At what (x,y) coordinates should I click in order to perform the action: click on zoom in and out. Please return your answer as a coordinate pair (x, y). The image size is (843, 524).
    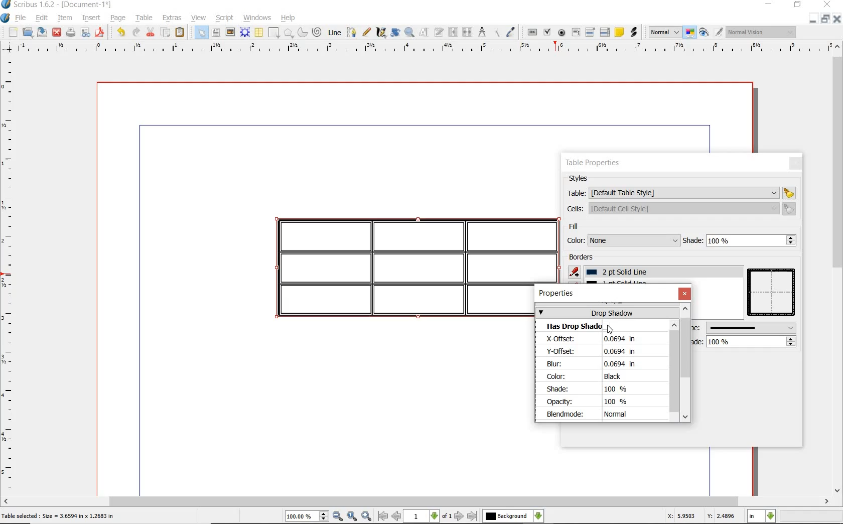
    Looking at the image, I should click on (410, 33).